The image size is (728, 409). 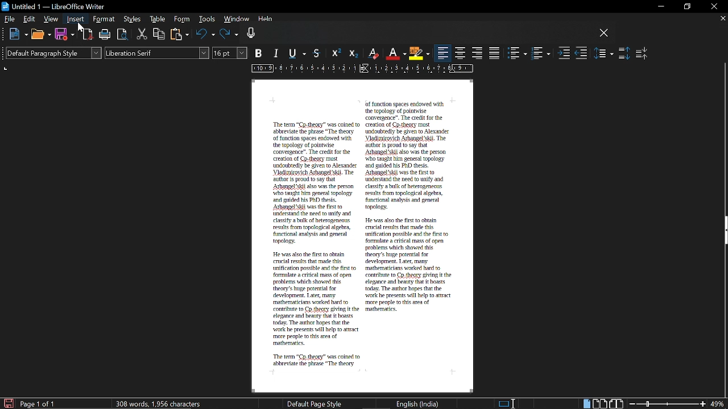 I want to click on Toggle print preview, so click(x=123, y=35).